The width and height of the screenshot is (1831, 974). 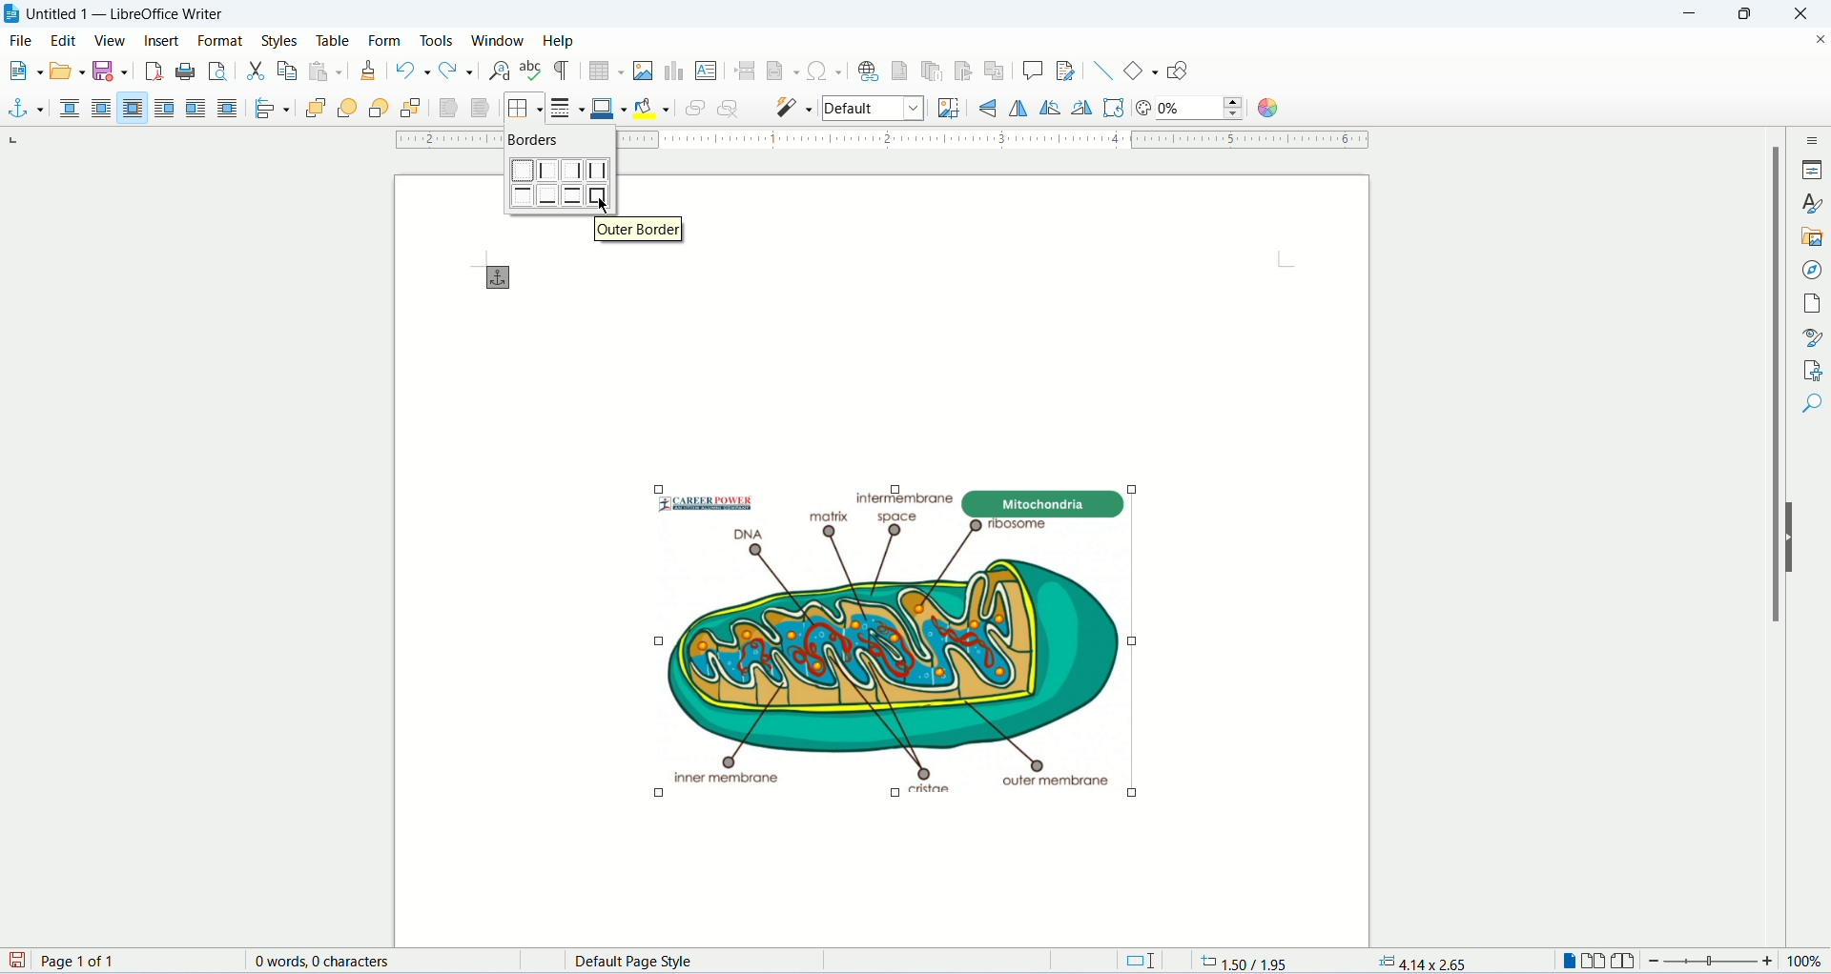 I want to click on to background, so click(x=482, y=110).